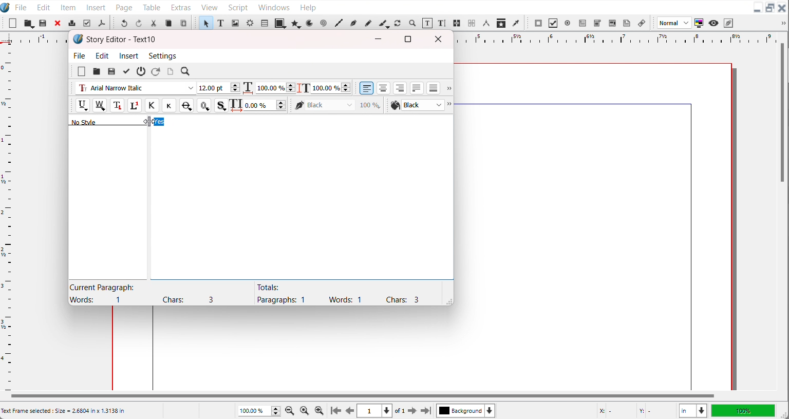 Image resolution: width=789 pixels, height=419 pixels. What do you see at coordinates (486, 23) in the screenshot?
I see `Measurements` at bounding box center [486, 23].